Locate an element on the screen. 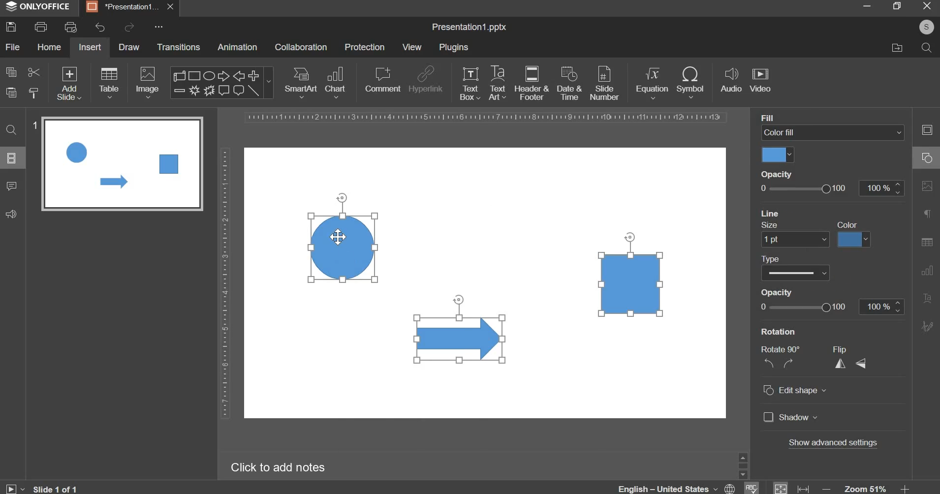 The height and width of the screenshot is (494, 940). equation is located at coordinates (652, 82).